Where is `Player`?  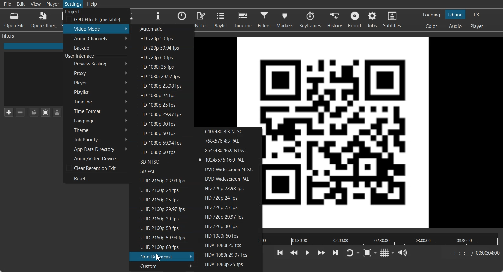 Player is located at coordinates (97, 83).